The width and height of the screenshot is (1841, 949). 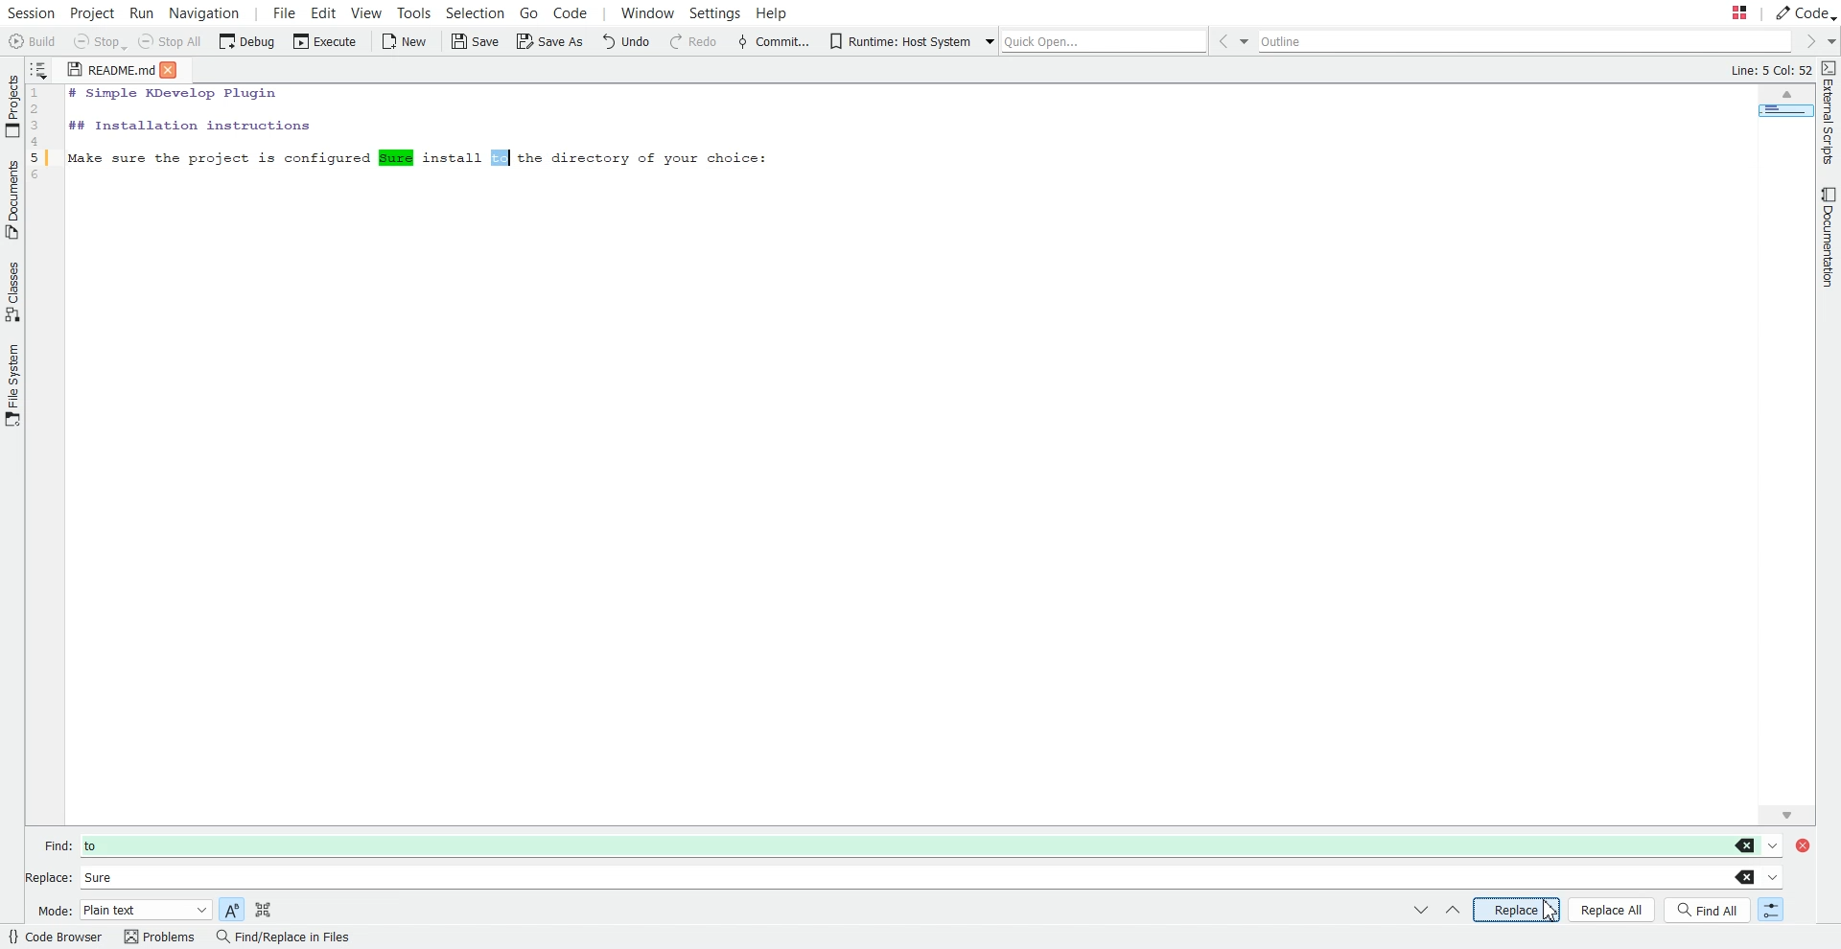 What do you see at coordinates (1788, 811) in the screenshot?
I see `Scroll Bar Down` at bounding box center [1788, 811].